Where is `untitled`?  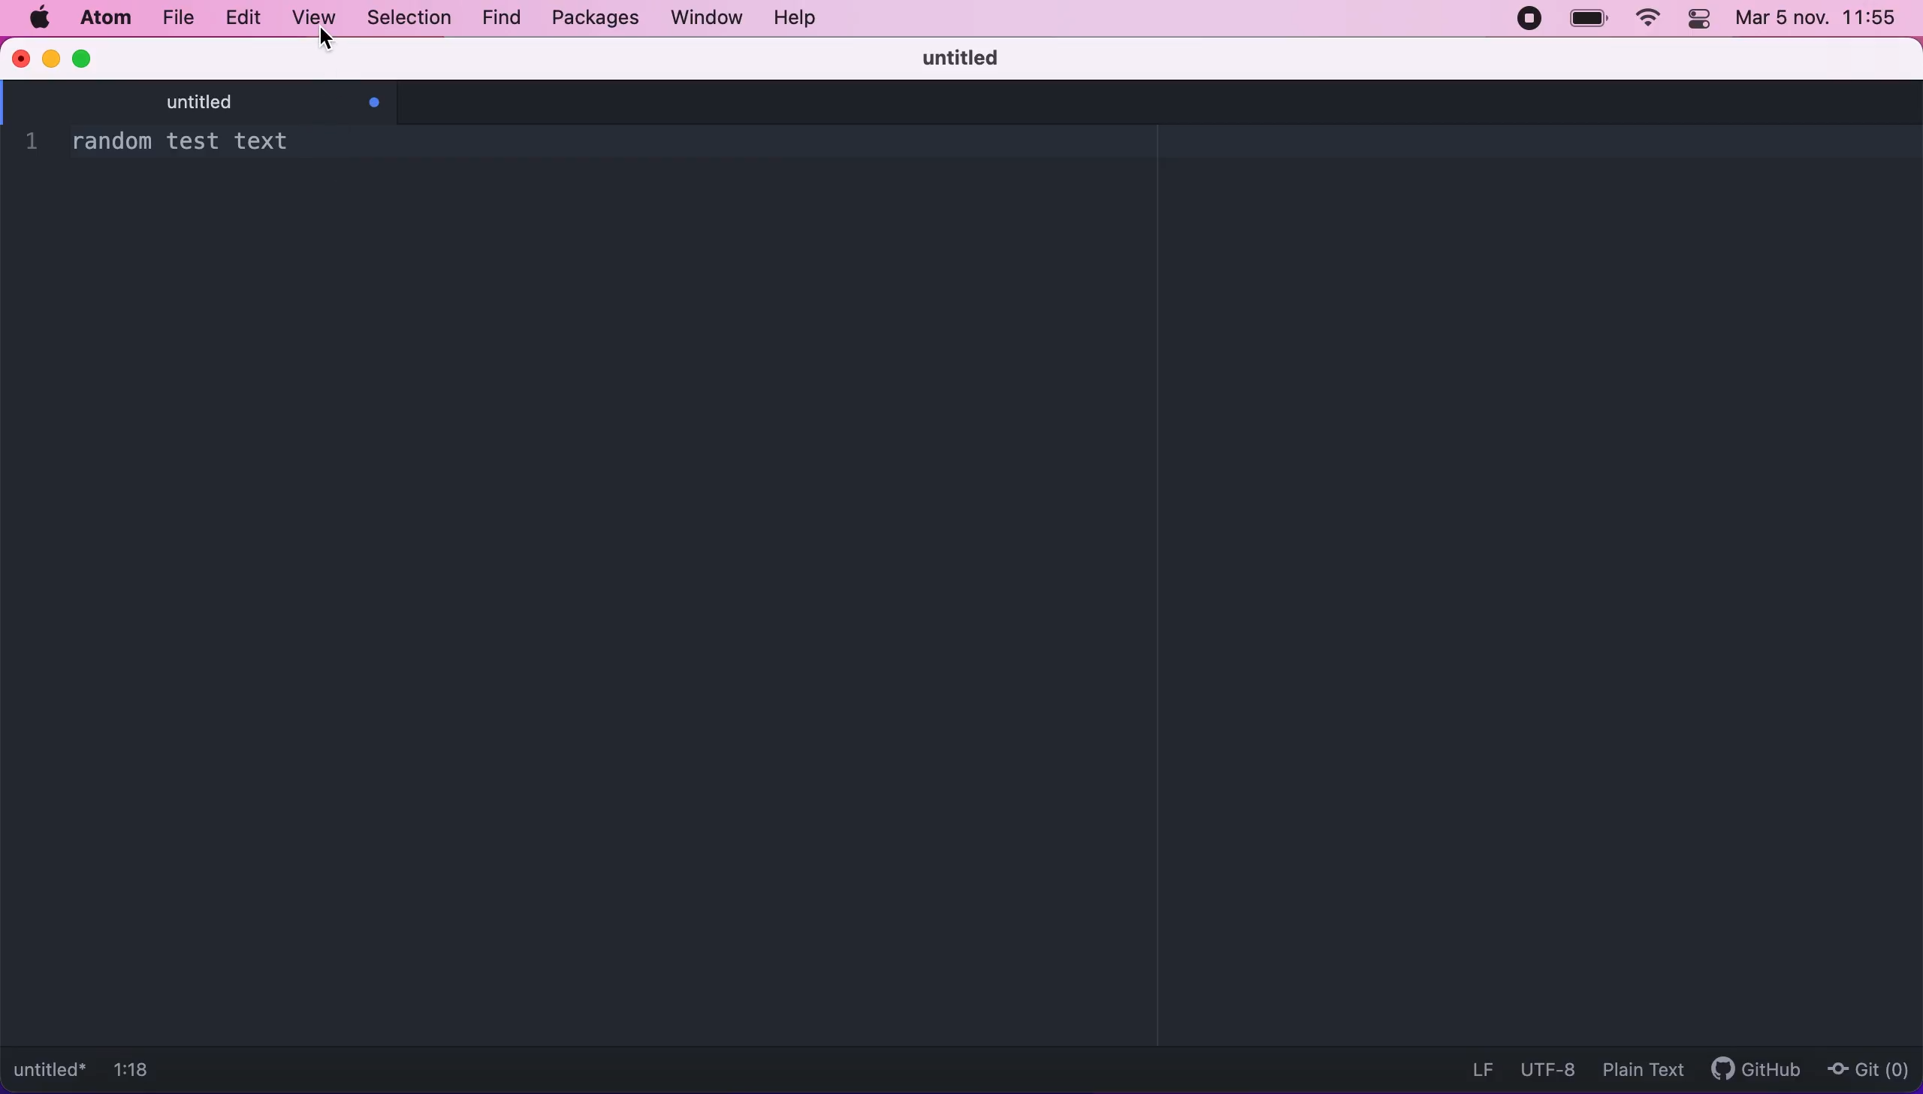 untitled is located at coordinates (230, 101).